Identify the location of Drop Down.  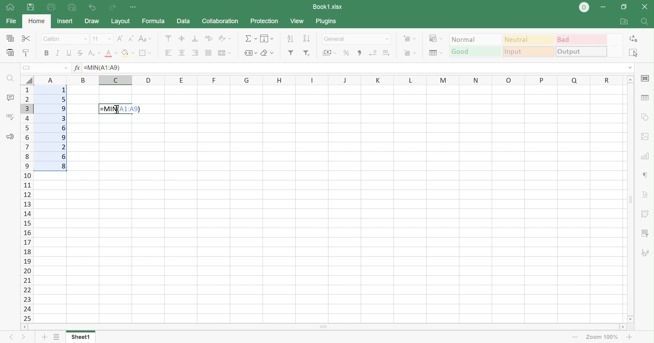
(630, 68).